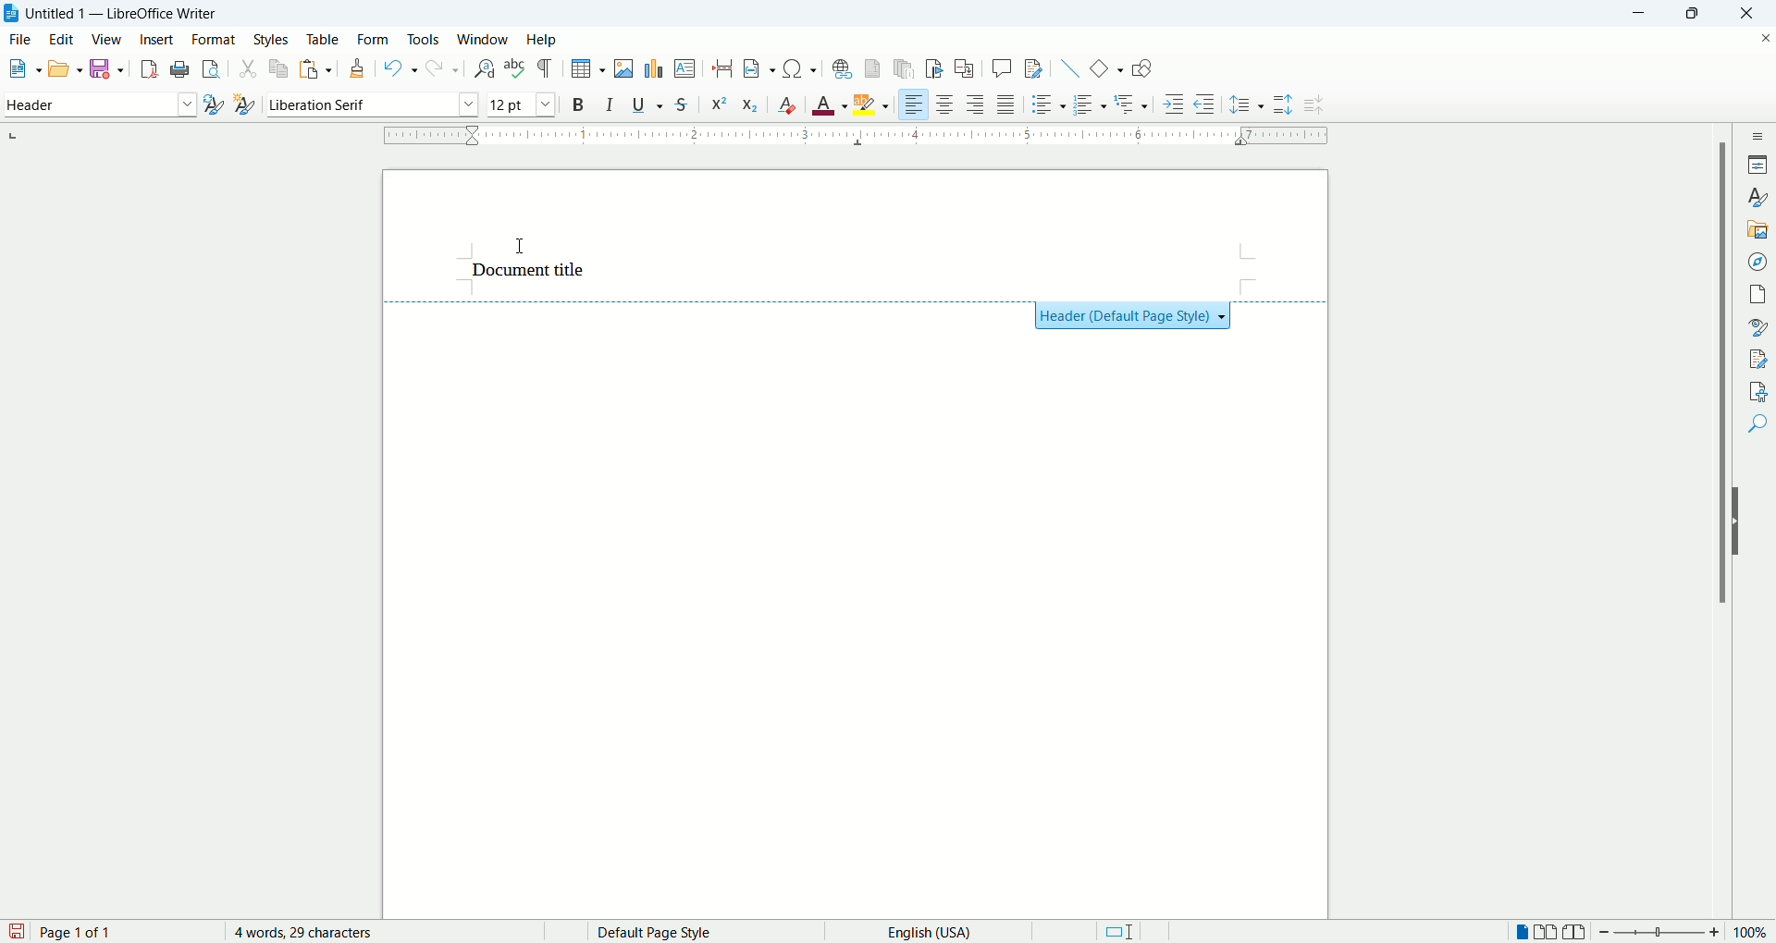 This screenshot has width=1776, height=943. I want to click on Header (Default Page Style) +, so click(1136, 314).